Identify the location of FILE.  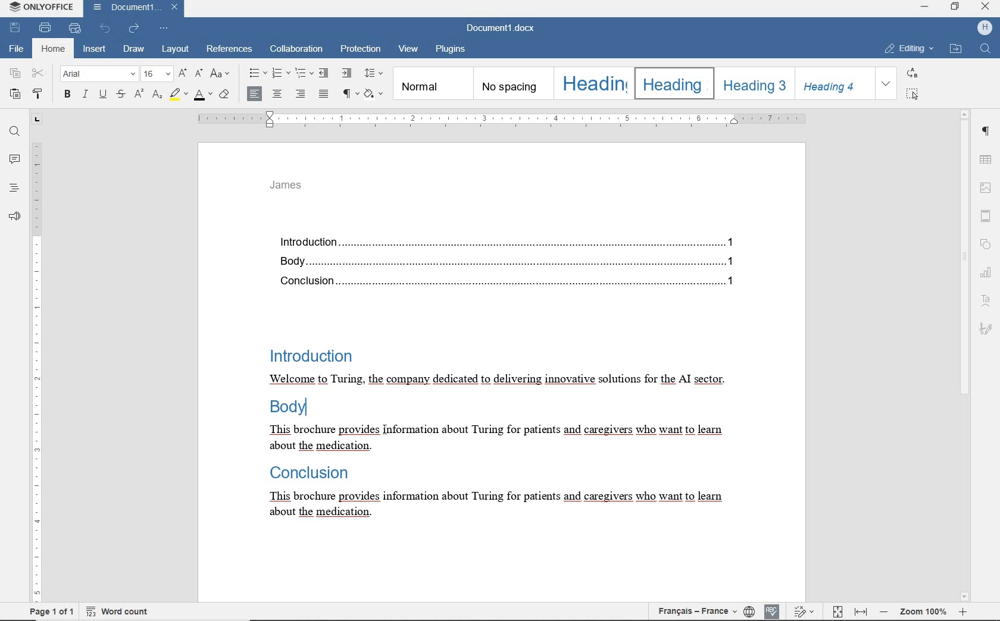
(17, 50).